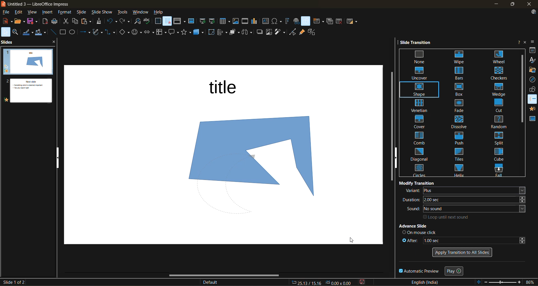  I want to click on lines and arrows, so click(85, 33).